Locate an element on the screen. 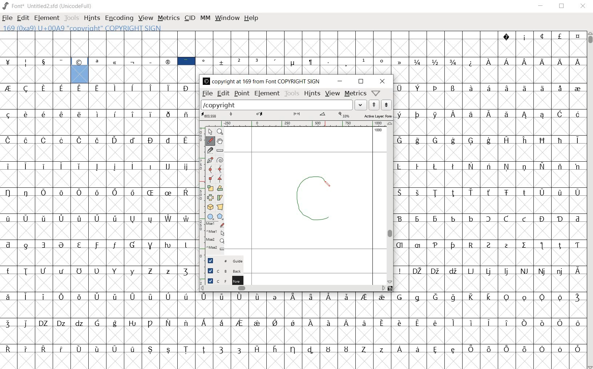 Image resolution: width=593 pixels, height=369 pixels. foreground layer is located at coordinates (221, 281).